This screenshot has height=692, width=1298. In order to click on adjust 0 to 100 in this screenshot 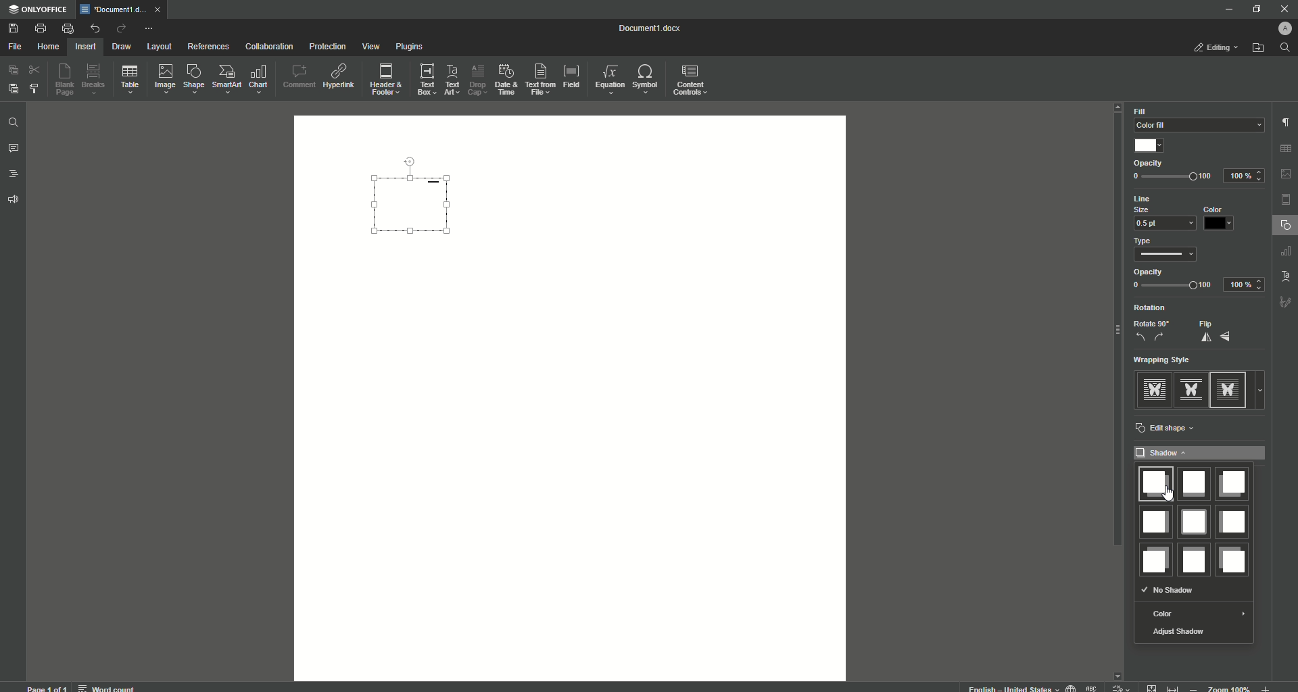, I will do `click(1173, 178)`.